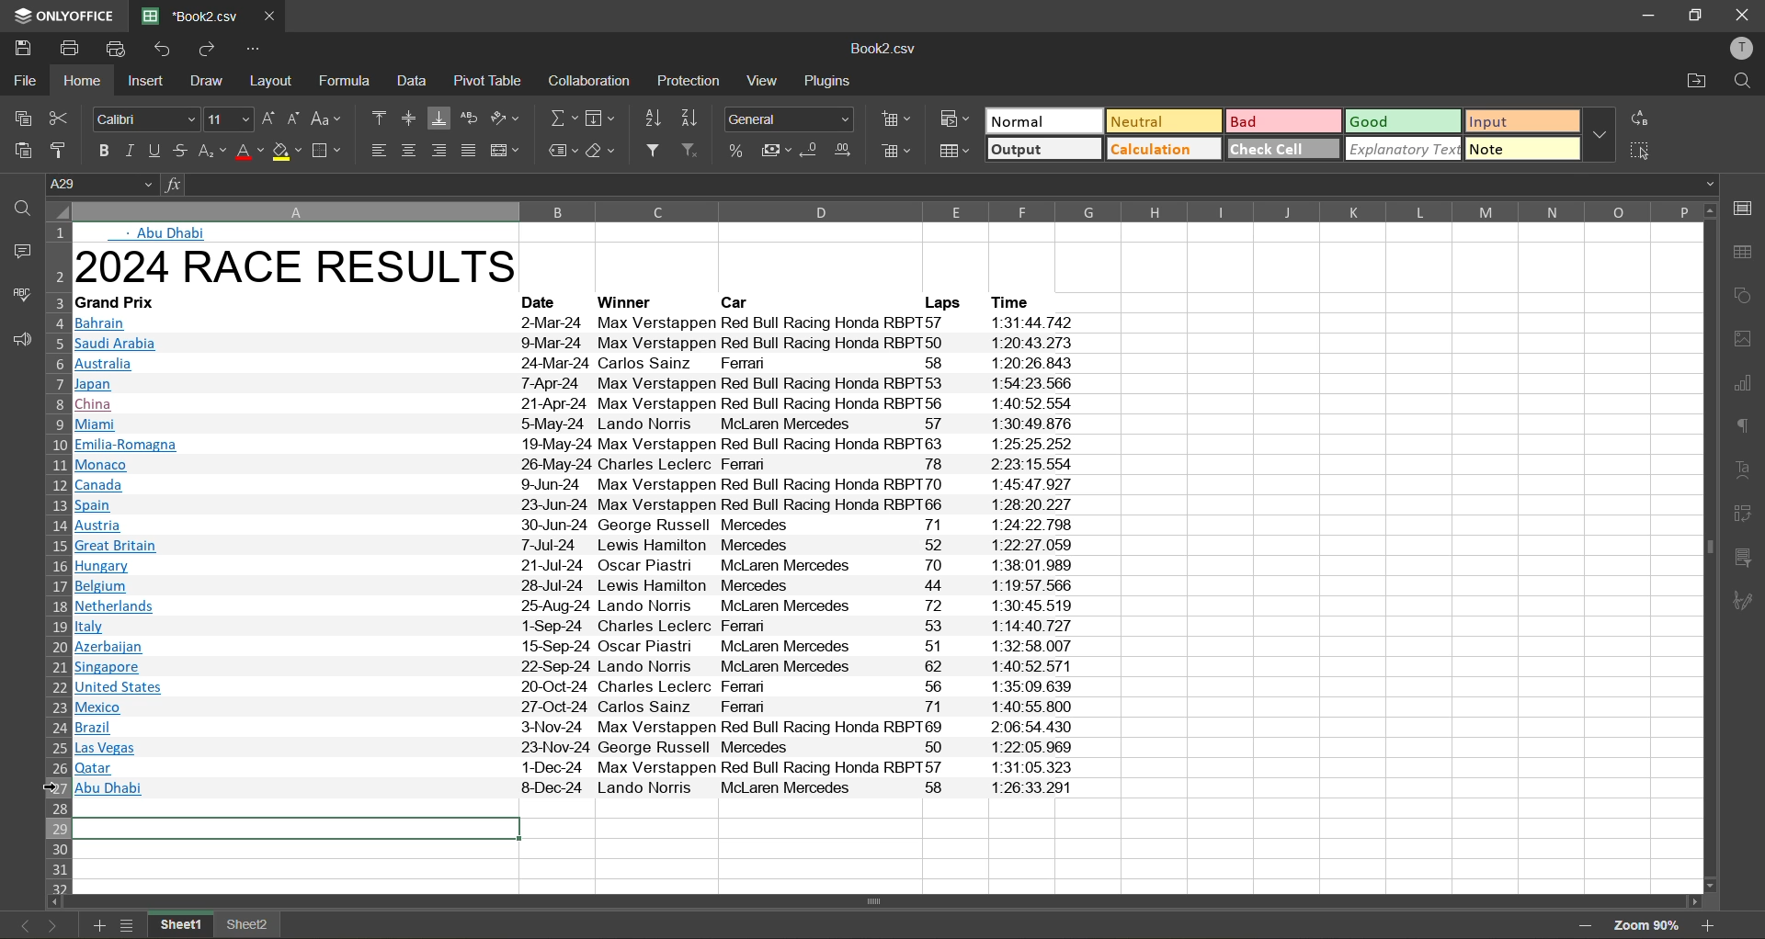 Image resolution: width=1765 pixels, height=939 pixels. What do you see at coordinates (658, 152) in the screenshot?
I see `filter` at bounding box center [658, 152].